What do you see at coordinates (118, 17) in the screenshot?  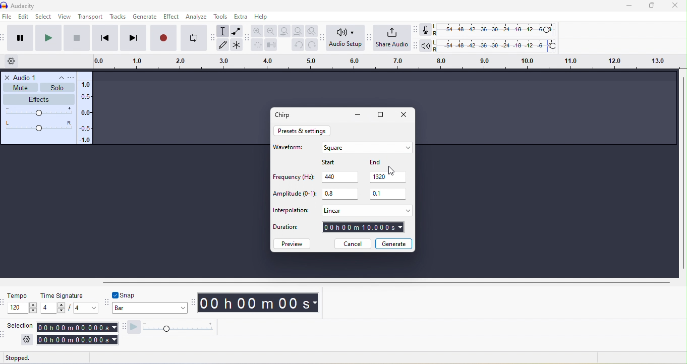 I see `tracks` at bounding box center [118, 17].